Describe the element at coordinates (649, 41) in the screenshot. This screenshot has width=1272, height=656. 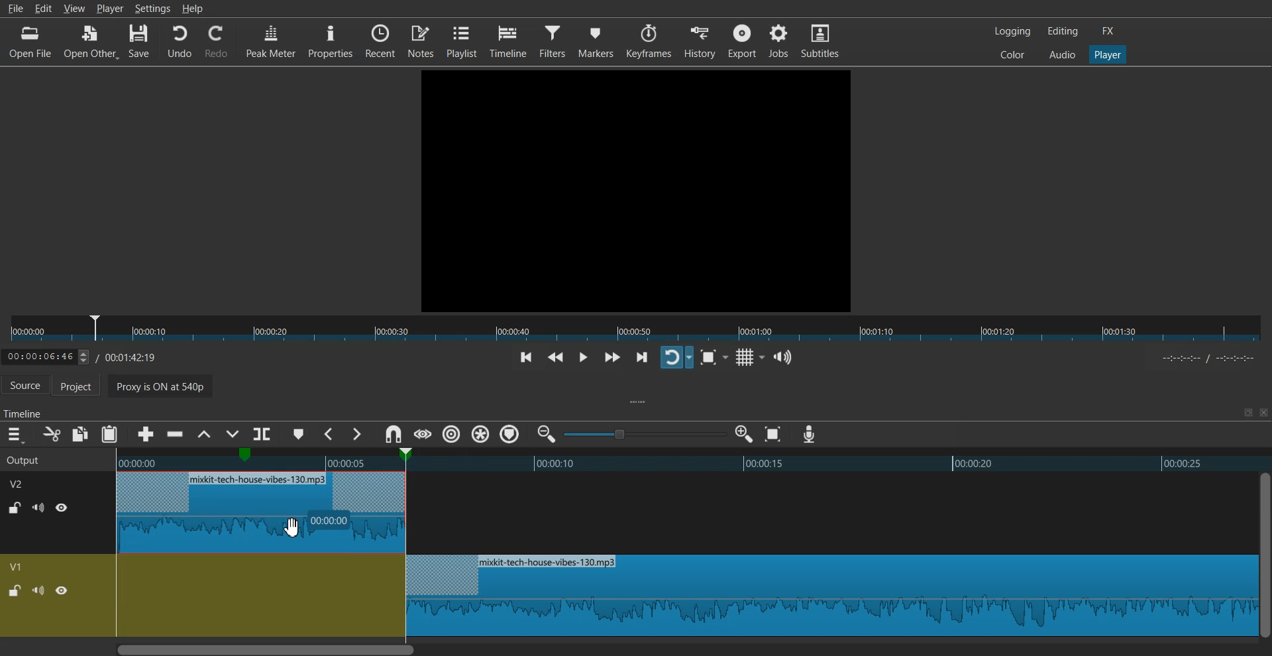
I see `Keyframes` at that location.